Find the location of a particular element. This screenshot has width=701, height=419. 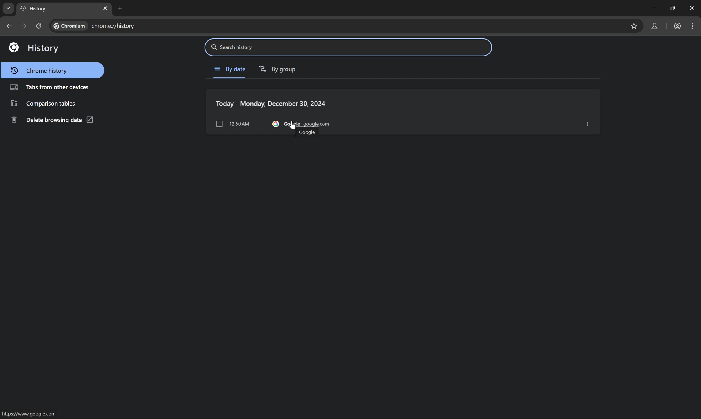

close is located at coordinates (692, 7).